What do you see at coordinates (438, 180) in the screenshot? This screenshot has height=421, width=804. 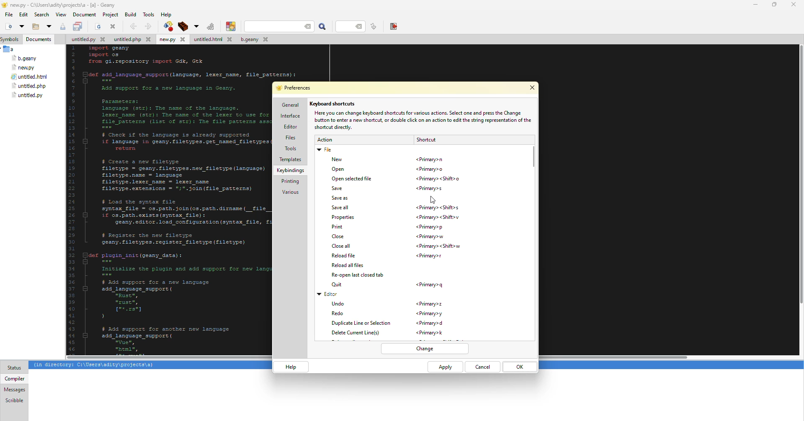 I see `shortcut` at bounding box center [438, 180].